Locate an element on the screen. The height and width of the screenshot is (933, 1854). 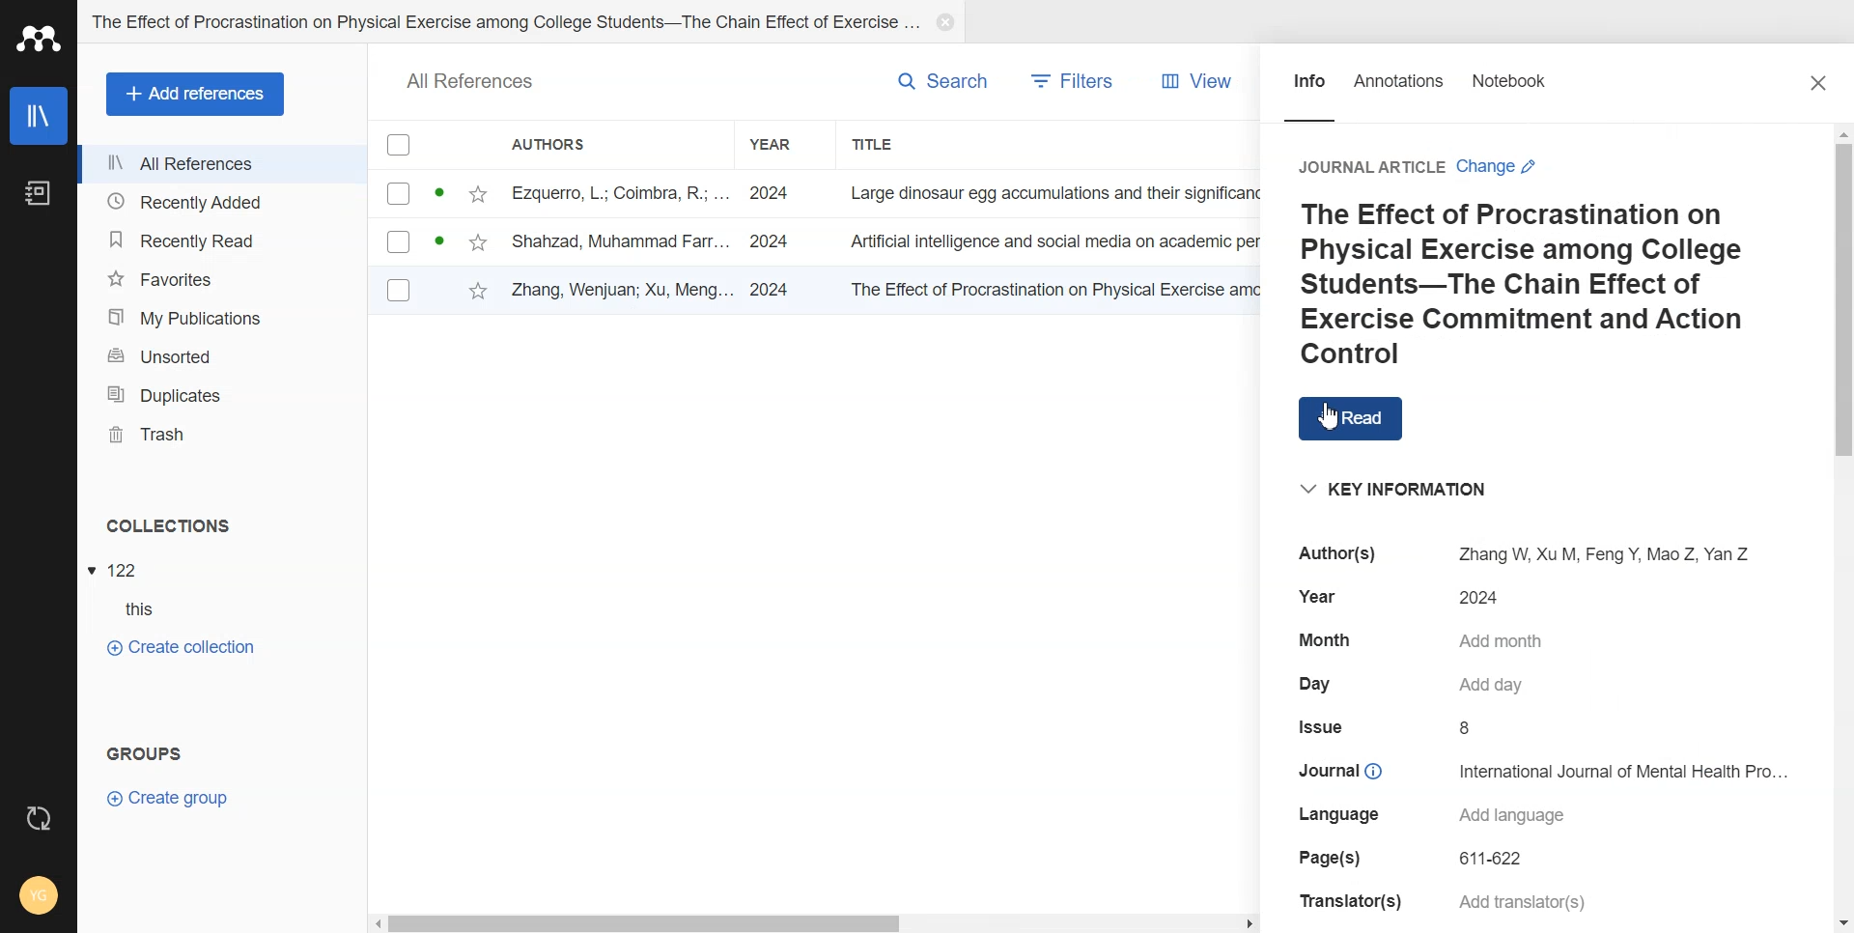
Checkbox is located at coordinates (400, 241).